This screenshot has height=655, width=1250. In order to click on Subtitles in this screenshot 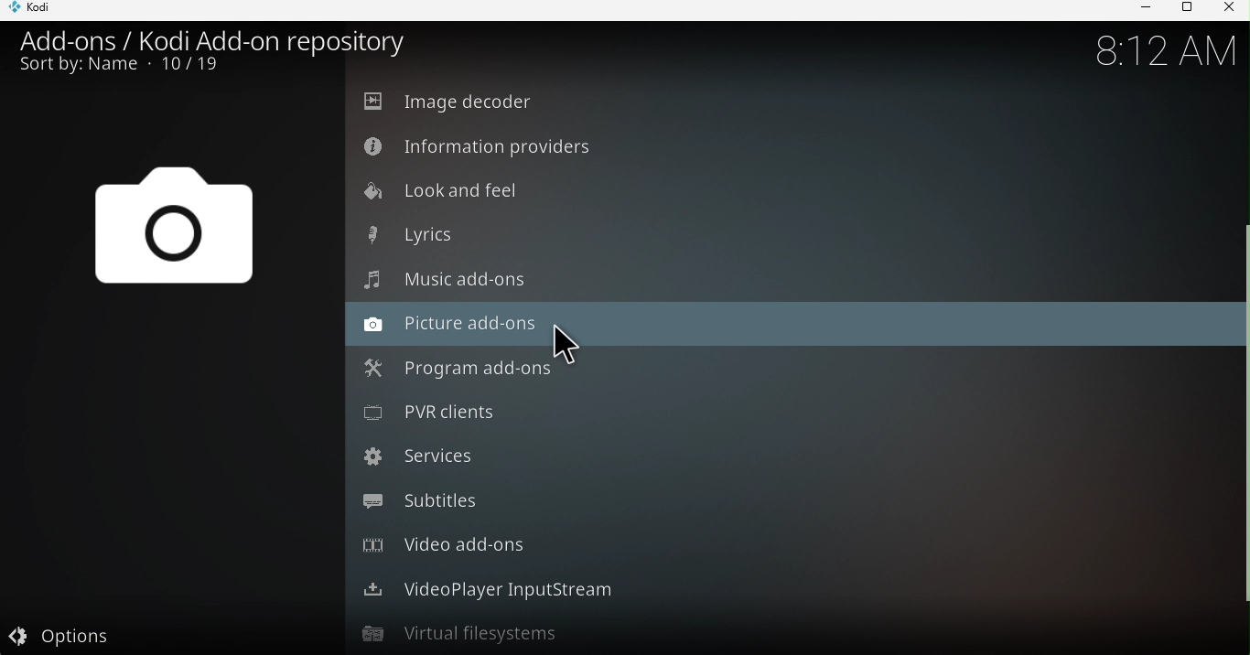, I will do `click(779, 503)`.